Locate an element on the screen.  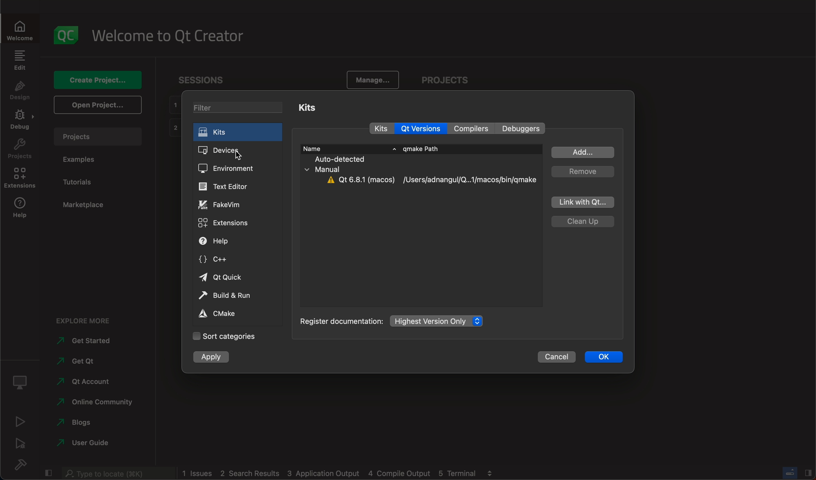
create project is located at coordinates (101, 80).